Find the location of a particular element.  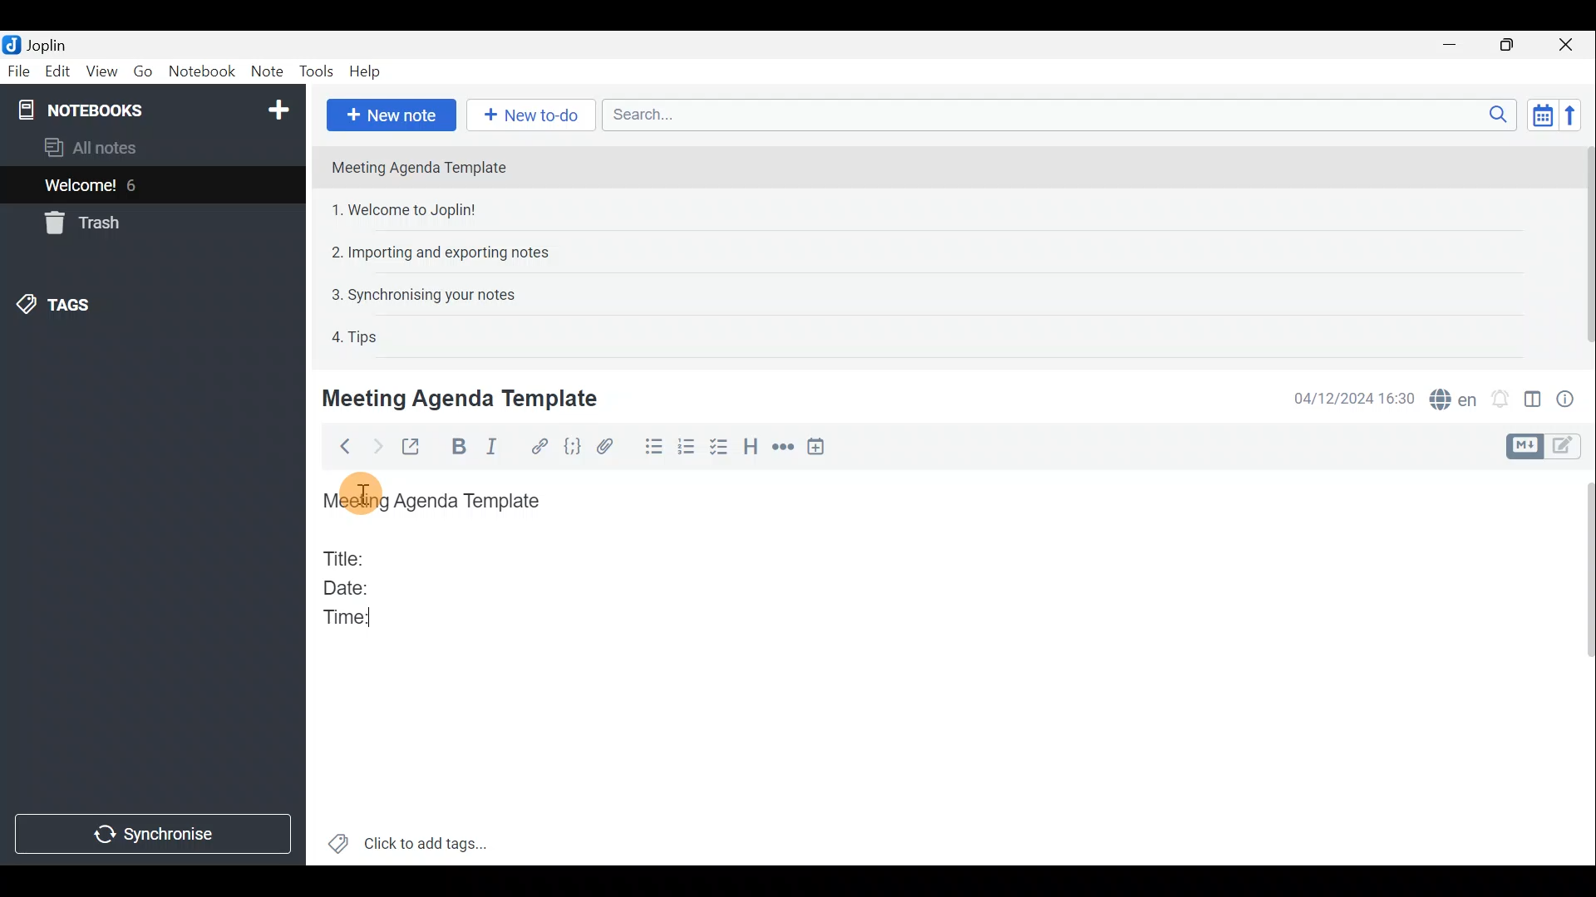

Minimise is located at coordinates (1452, 44).